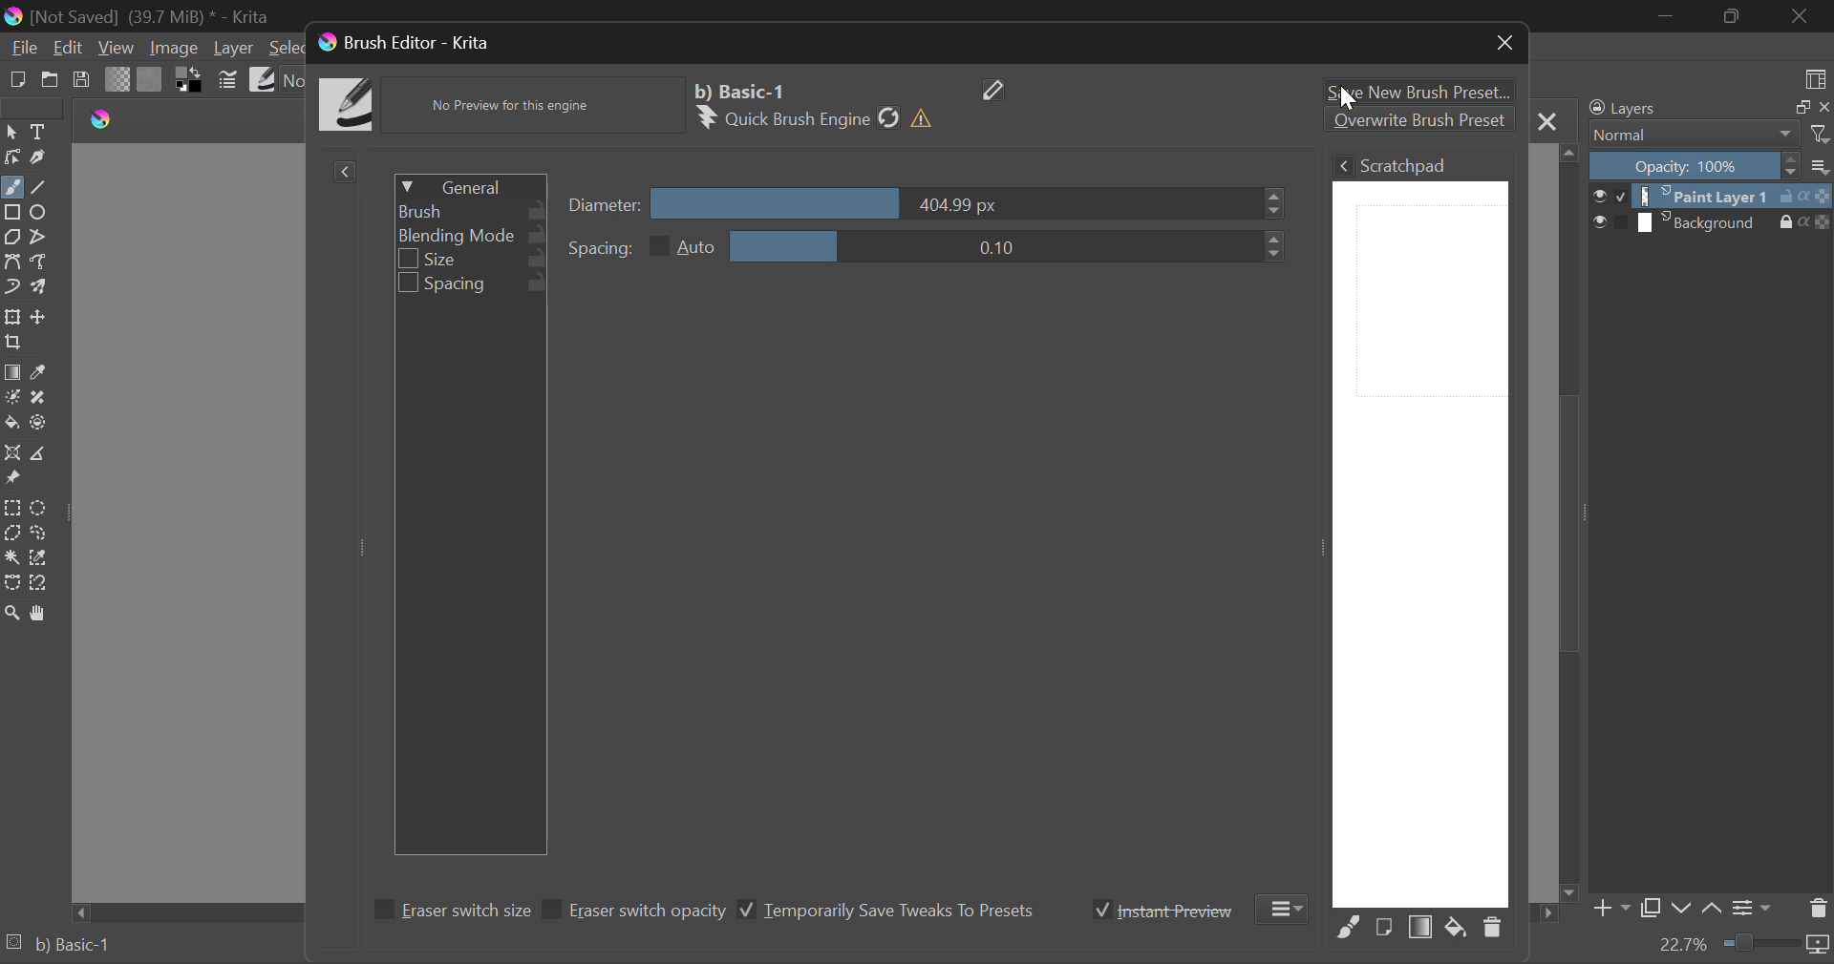 This screenshot has height=964, width=1834. What do you see at coordinates (40, 615) in the screenshot?
I see `Pan` at bounding box center [40, 615].